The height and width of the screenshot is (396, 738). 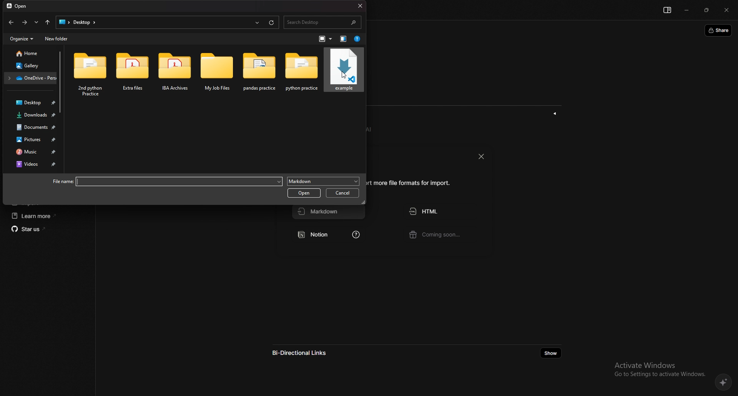 What do you see at coordinates (357, 39) in the screenshot?
I see `help` at bounding box center [357, 39].